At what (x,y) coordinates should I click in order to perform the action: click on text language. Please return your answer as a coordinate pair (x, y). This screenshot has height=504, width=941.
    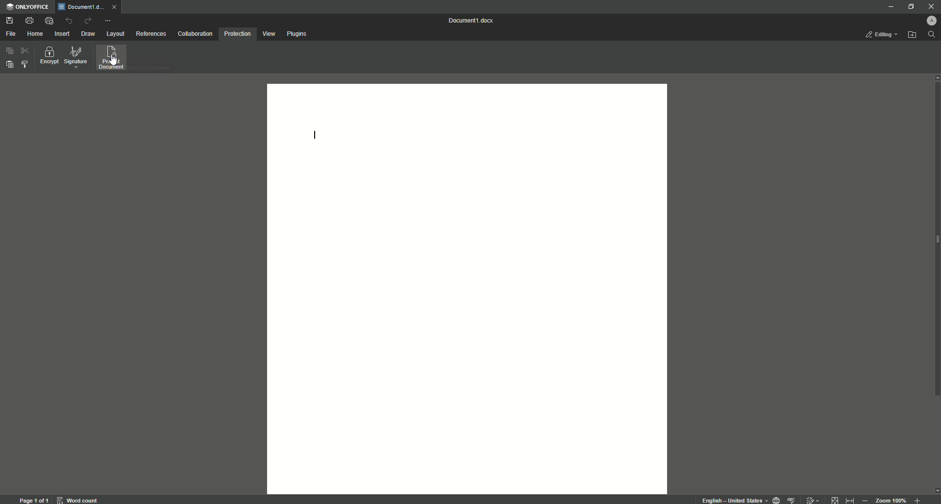
    Looking at the image, I should click on (734, 500).